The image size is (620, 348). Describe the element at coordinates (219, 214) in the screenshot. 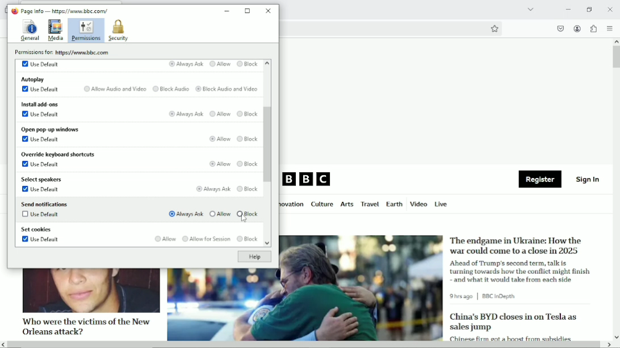

I see `Allow` at that location.